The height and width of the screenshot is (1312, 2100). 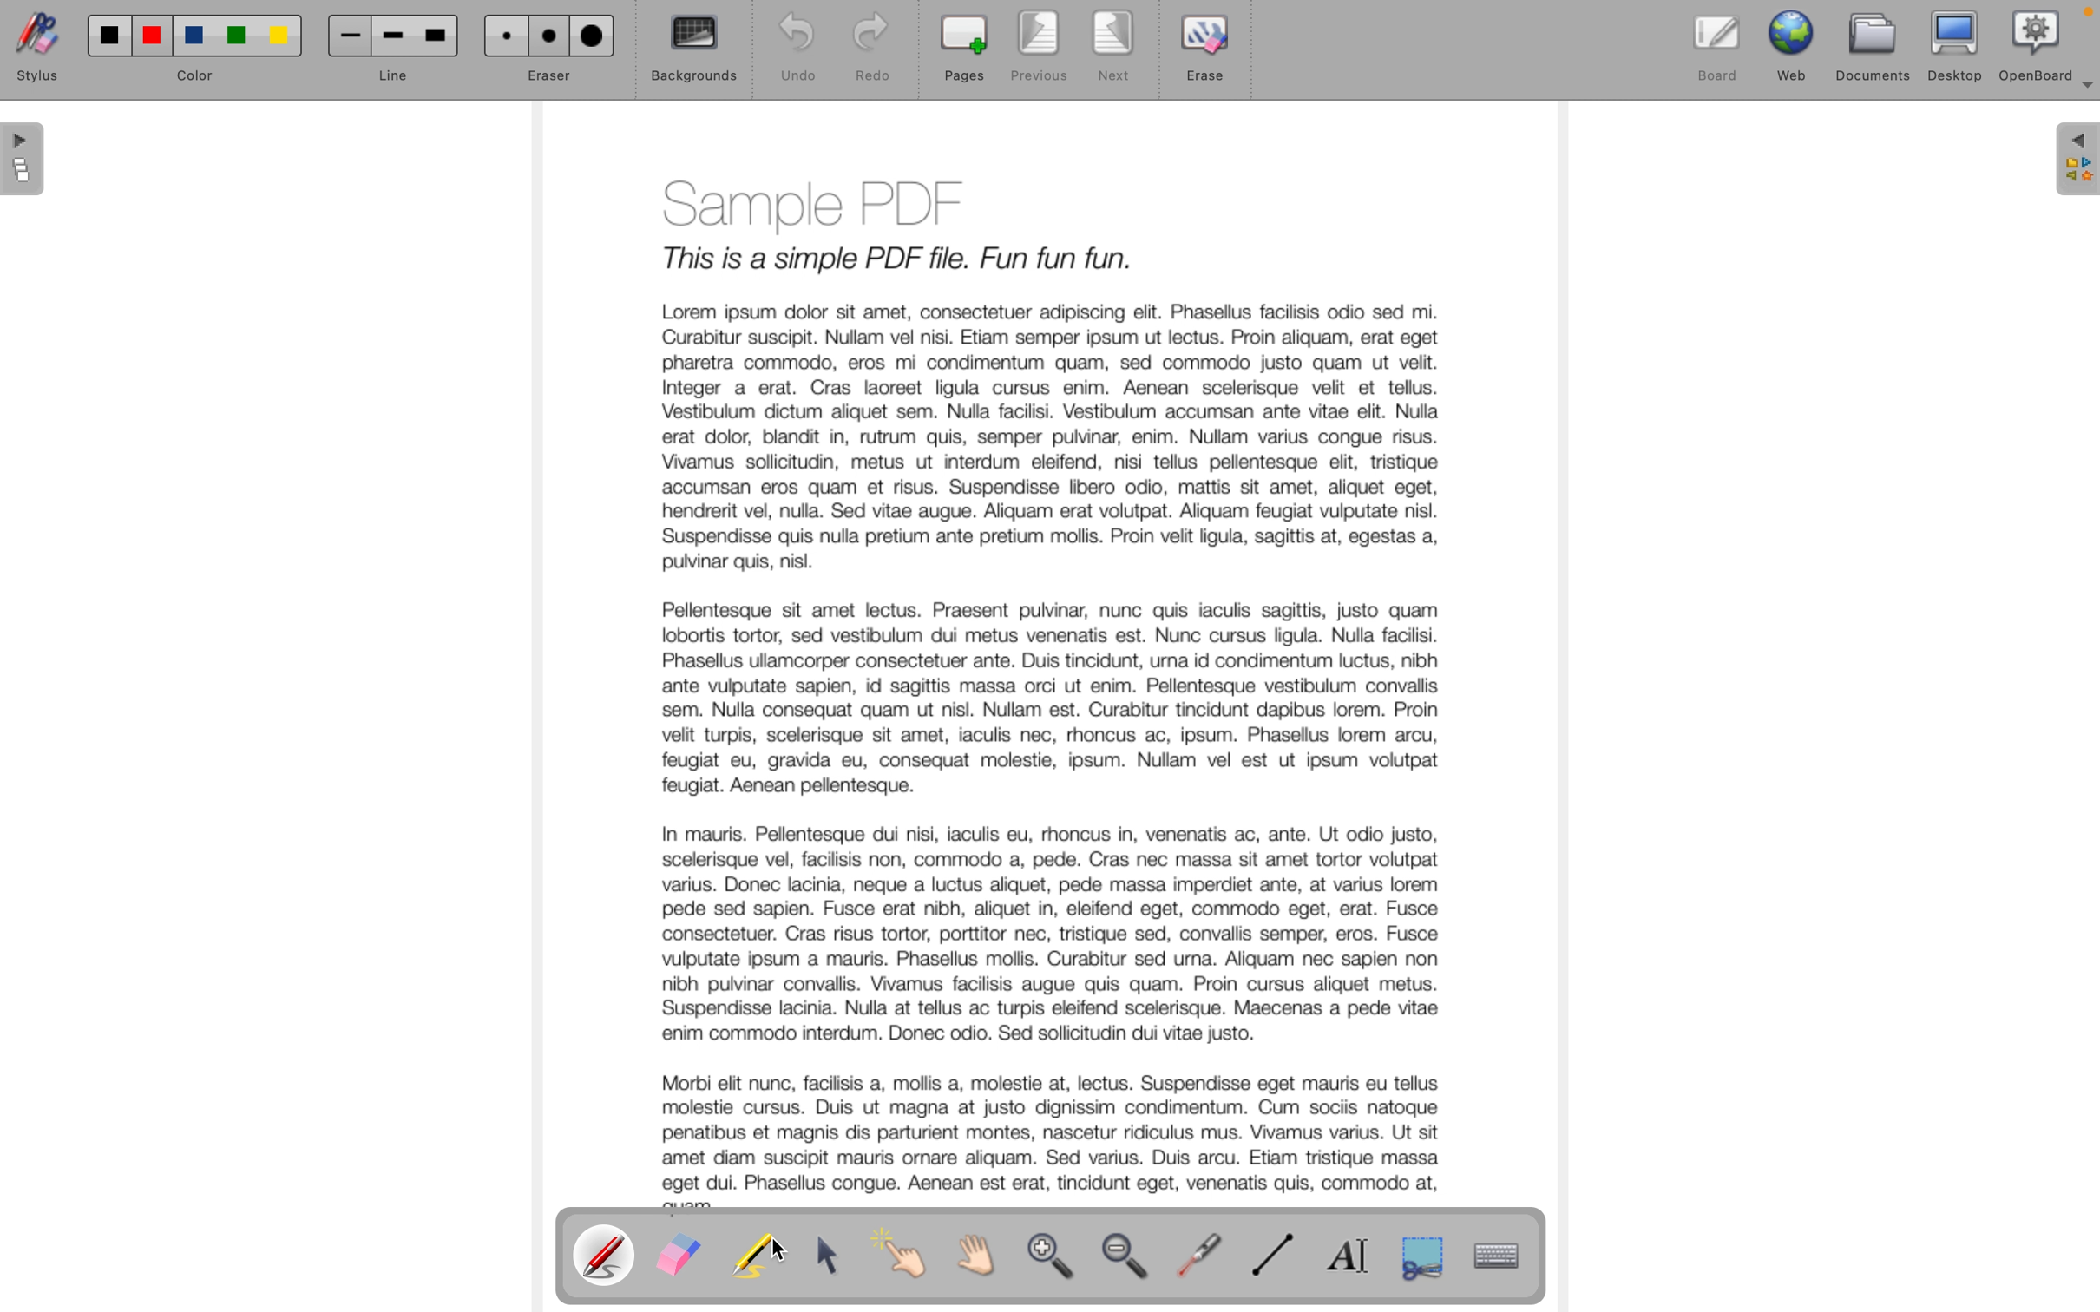 I want to click on openboard, so click(x=2037, y=43).